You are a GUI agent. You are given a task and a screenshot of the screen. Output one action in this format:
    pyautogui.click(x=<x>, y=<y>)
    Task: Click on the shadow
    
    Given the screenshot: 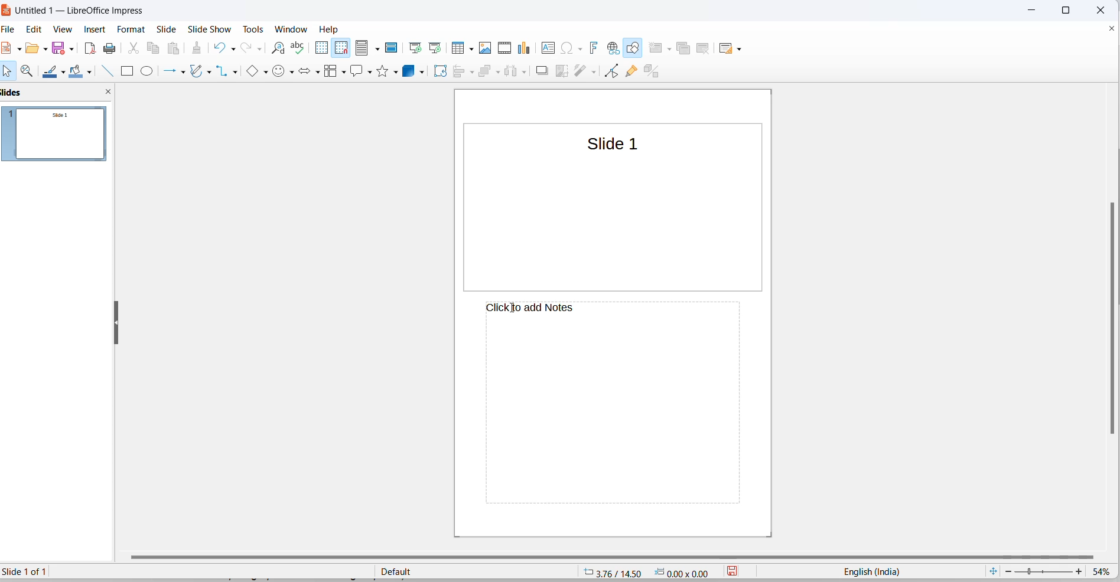 What is the action you would take?
    pyautogui.click(x=541, y=71)
    